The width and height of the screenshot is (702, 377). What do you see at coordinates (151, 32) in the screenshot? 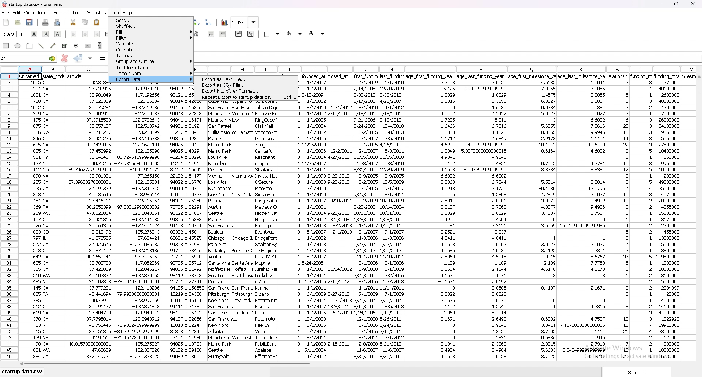
I see `fill` at bounding box center [151, 32].